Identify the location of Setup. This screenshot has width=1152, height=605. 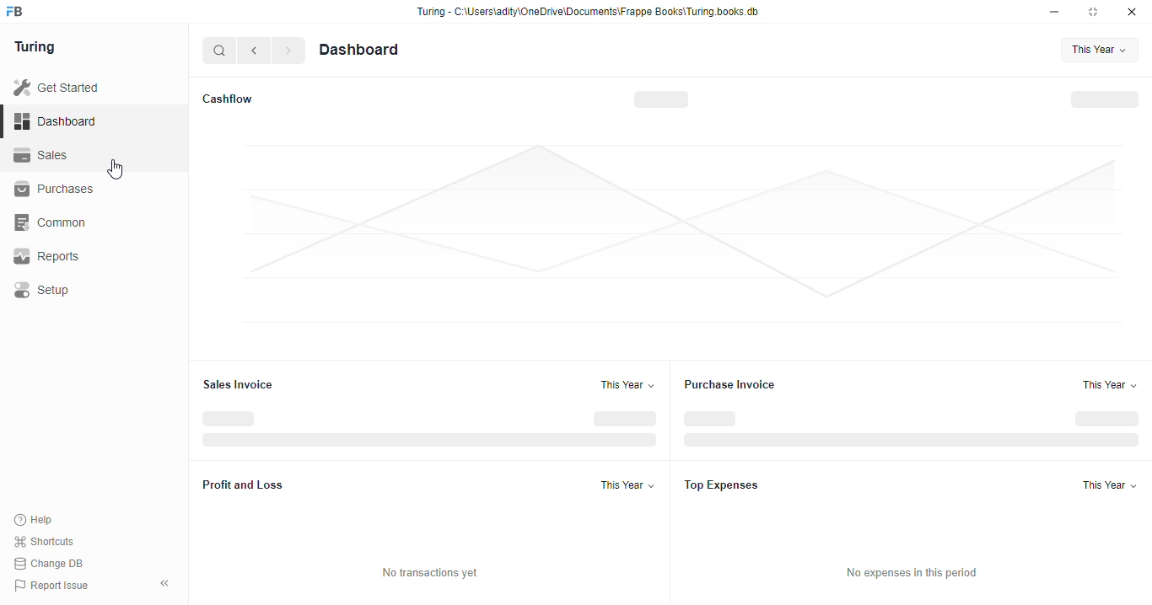
(88, 289).